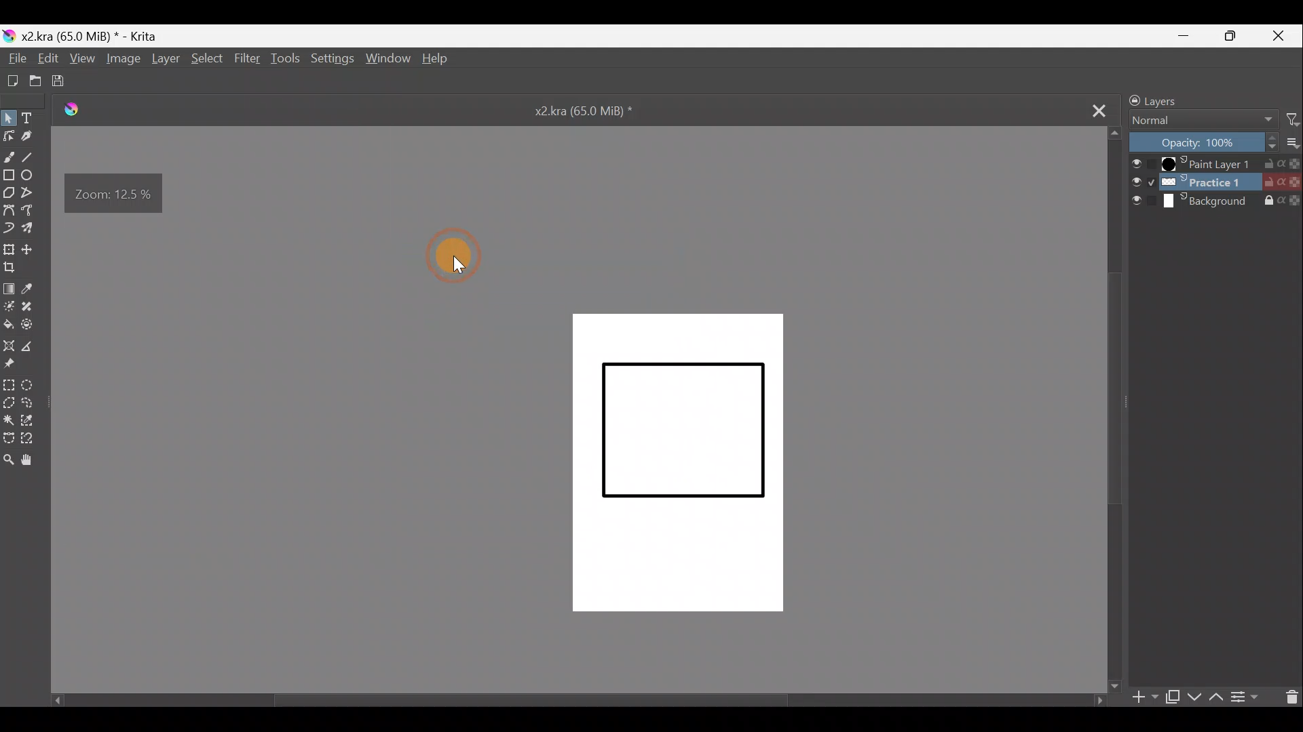 The width and height of the screenshot is (1303, 732). What do you see at coordinates (36, 350) in the screenshot?
I see `Measure distance between two points` at bounding box center [36, 350].